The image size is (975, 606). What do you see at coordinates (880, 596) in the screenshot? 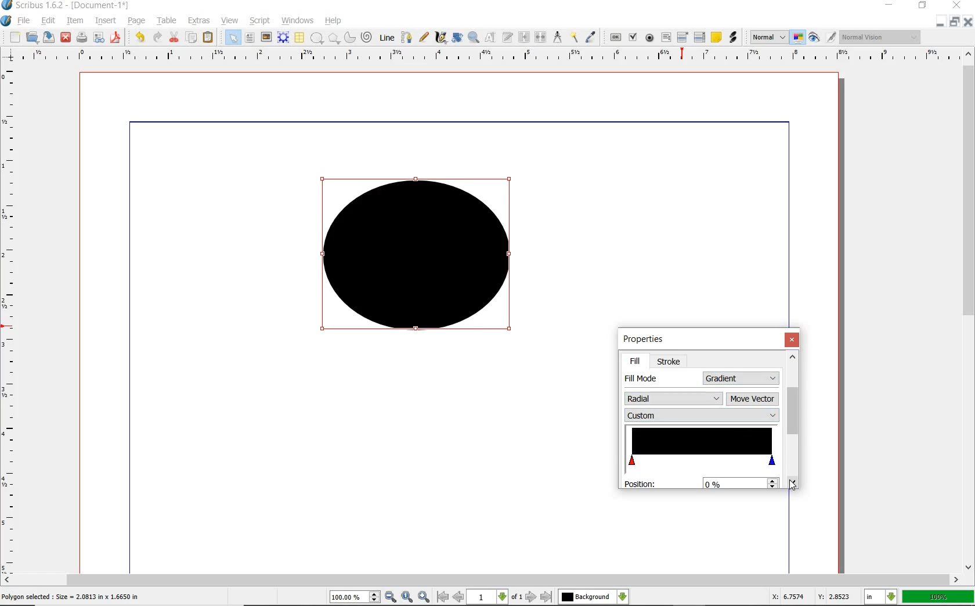
I see `select current unit` at bounding box center [880, 596].